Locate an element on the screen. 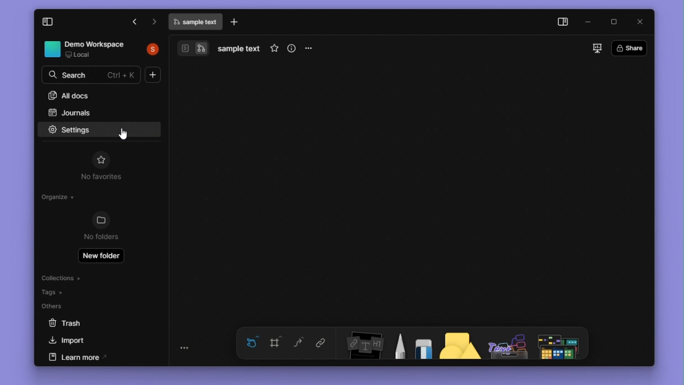 Image resolution: width=684 pixels, height=385 pixels. hand is located at coordinates (250, 343).